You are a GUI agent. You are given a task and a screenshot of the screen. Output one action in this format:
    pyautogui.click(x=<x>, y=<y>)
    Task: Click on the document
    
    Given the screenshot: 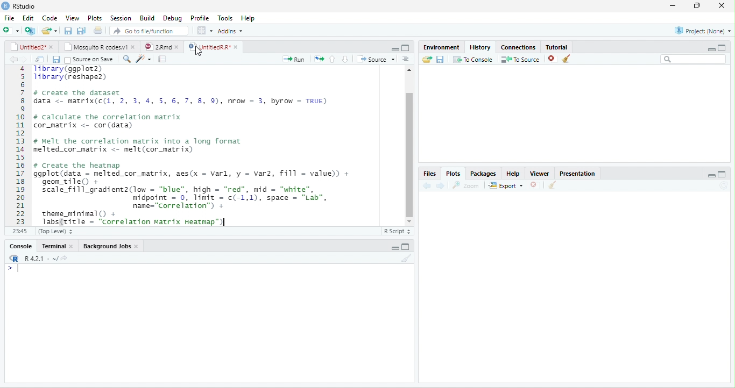 What is the action you would take?
    pyautogui.click(x=161, y=60)
    